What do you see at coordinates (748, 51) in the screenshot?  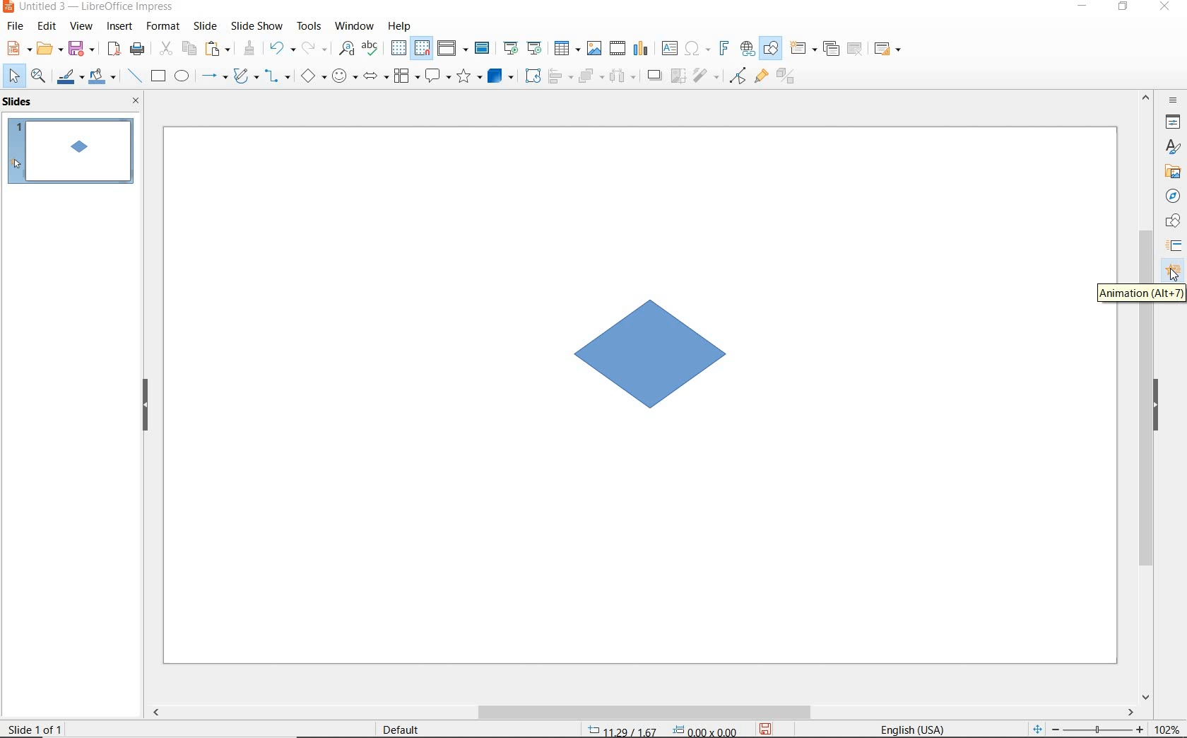 I see `insert hyperlink` at bounding box center [748, 51].